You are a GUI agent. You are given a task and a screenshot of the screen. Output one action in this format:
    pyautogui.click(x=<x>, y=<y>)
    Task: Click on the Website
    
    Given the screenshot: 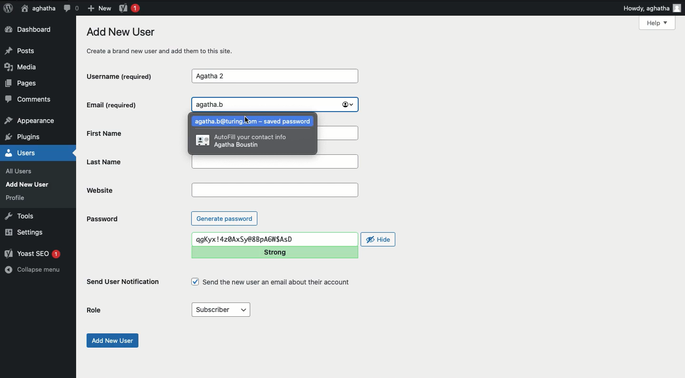 What is the action you would take?
    pyautogui.click(x=274, y=190)
    